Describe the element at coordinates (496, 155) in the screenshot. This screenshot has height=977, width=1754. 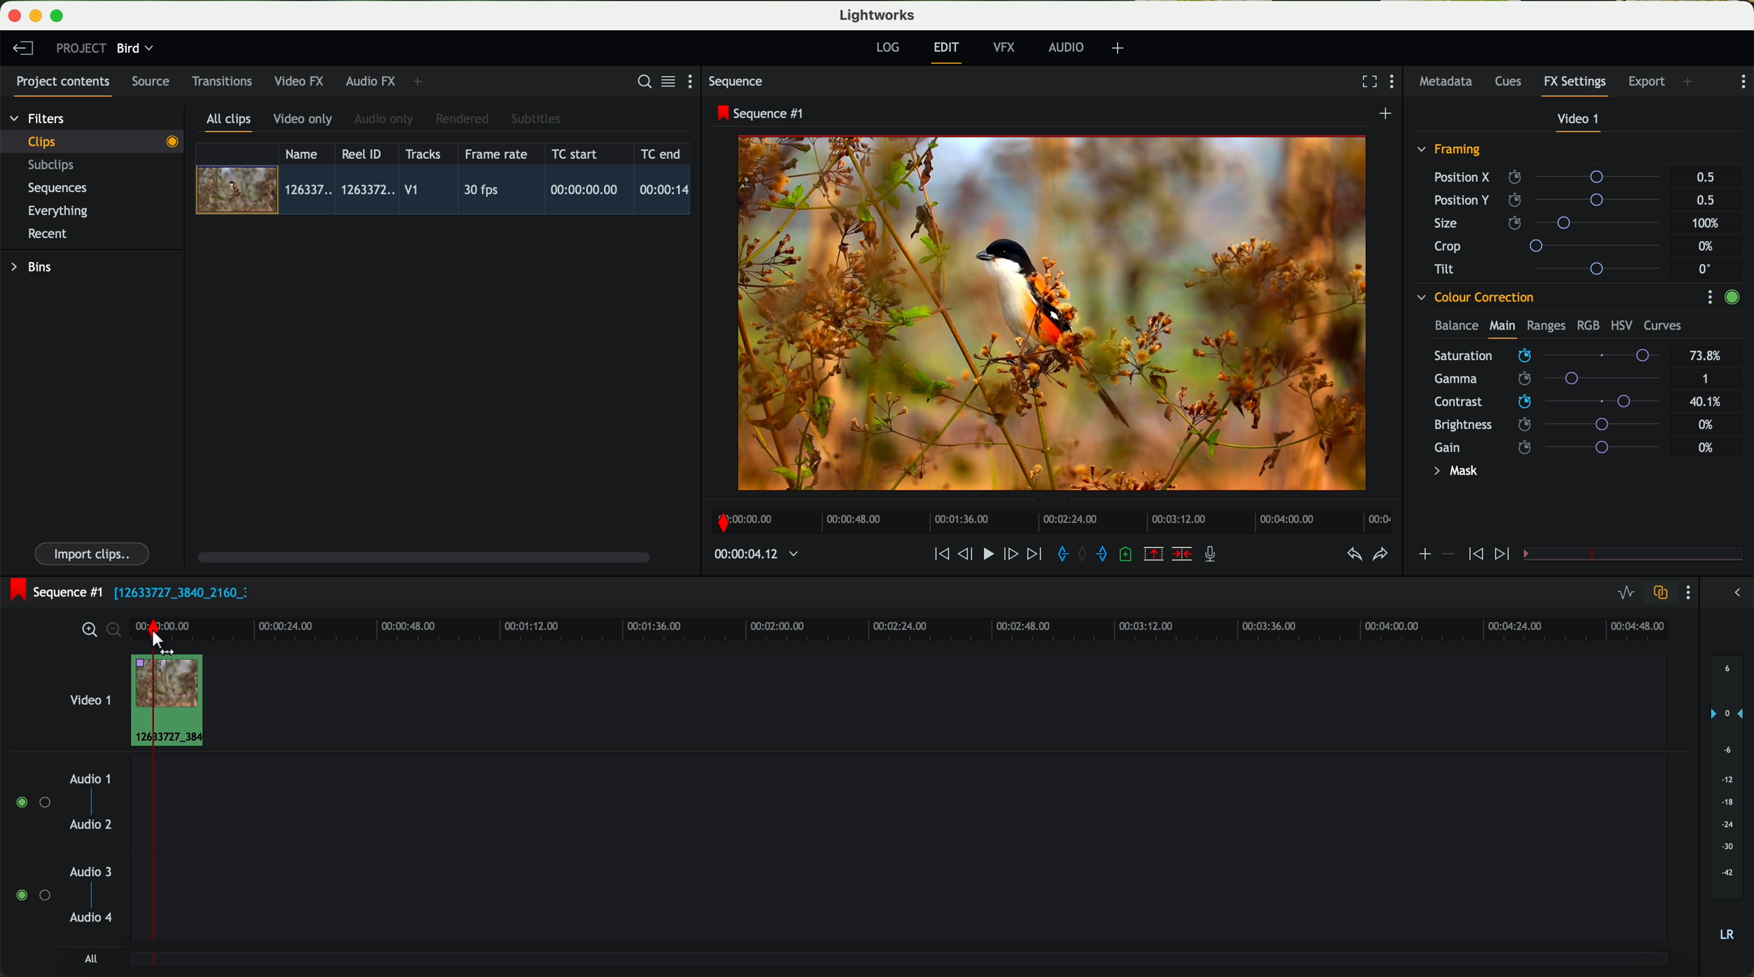
I see `frame rate` at that location.